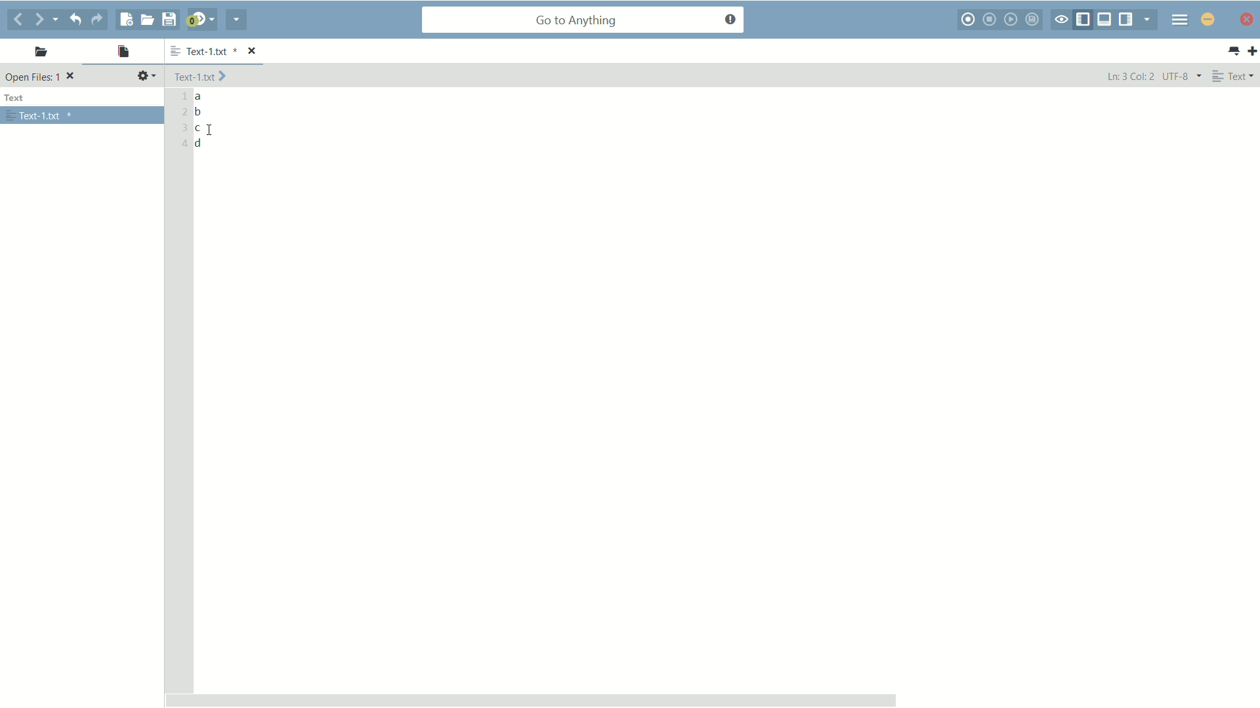  Describe the element at coordinates (200, 20) in the screenshot. I see `jump to next syntax checking result` at that location.